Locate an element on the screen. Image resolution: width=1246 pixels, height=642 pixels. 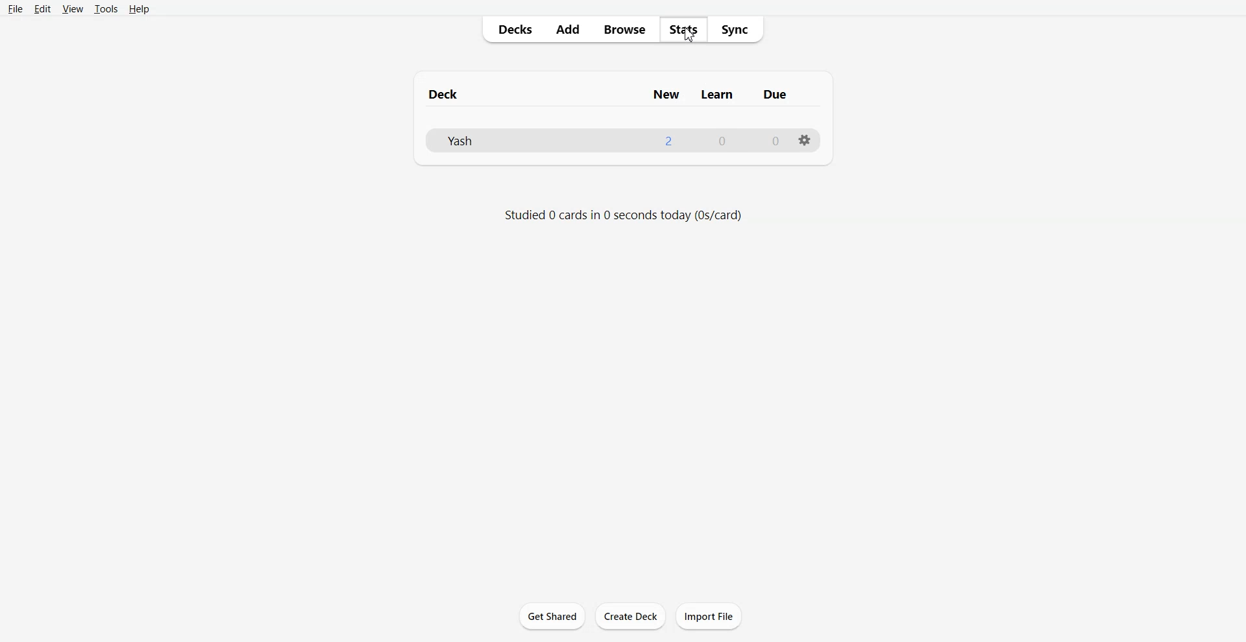
Decks is located at coordinates (509, 30).